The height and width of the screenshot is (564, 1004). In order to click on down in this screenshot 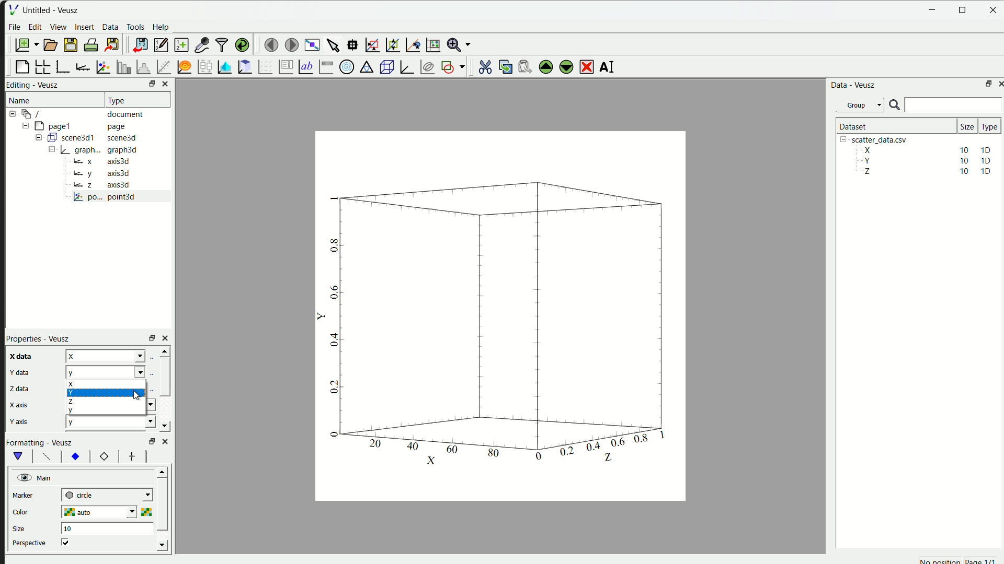, I will do `click(167, 427)`.